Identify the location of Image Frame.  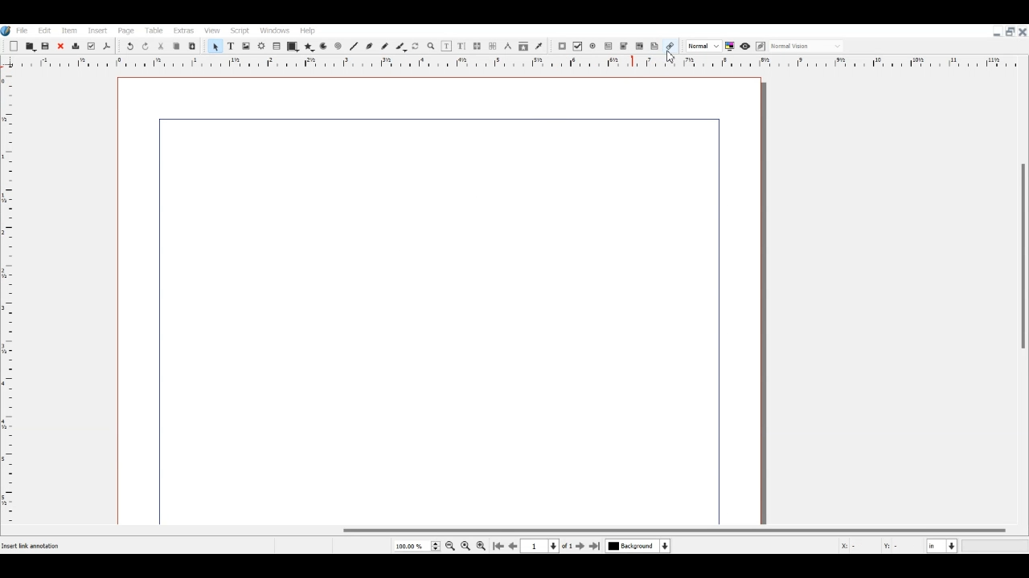
(246, 46).